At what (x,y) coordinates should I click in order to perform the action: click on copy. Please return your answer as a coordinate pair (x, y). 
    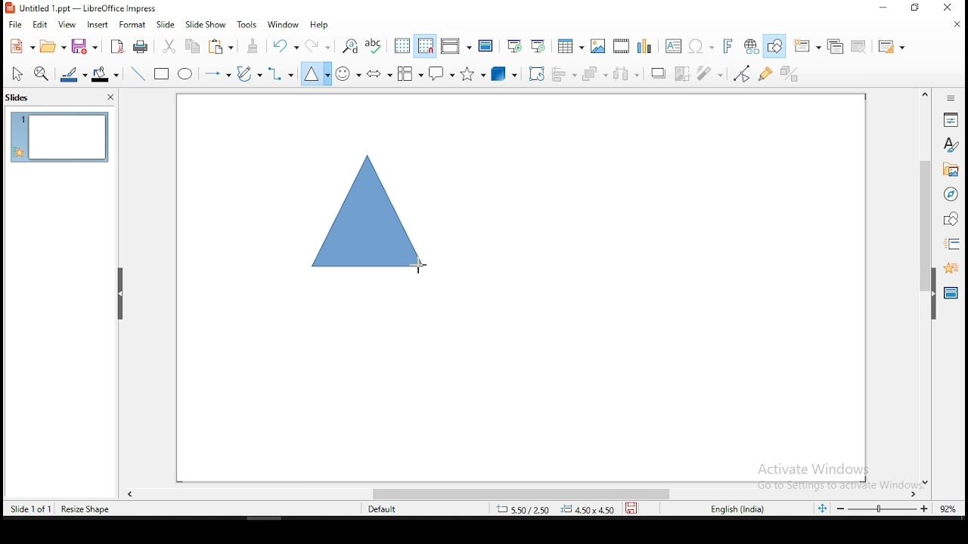
    Looking at the image, I should click on (197, 48).